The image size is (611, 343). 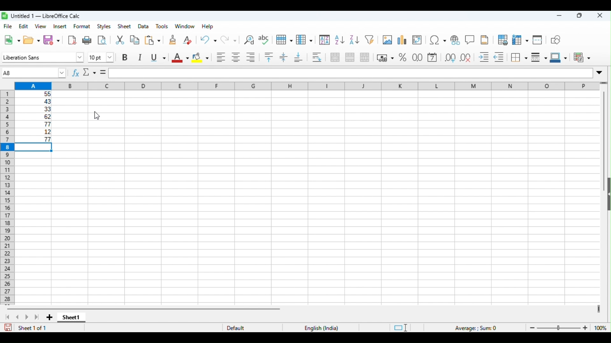 I want to click on align center, so click(x=236, y=57).